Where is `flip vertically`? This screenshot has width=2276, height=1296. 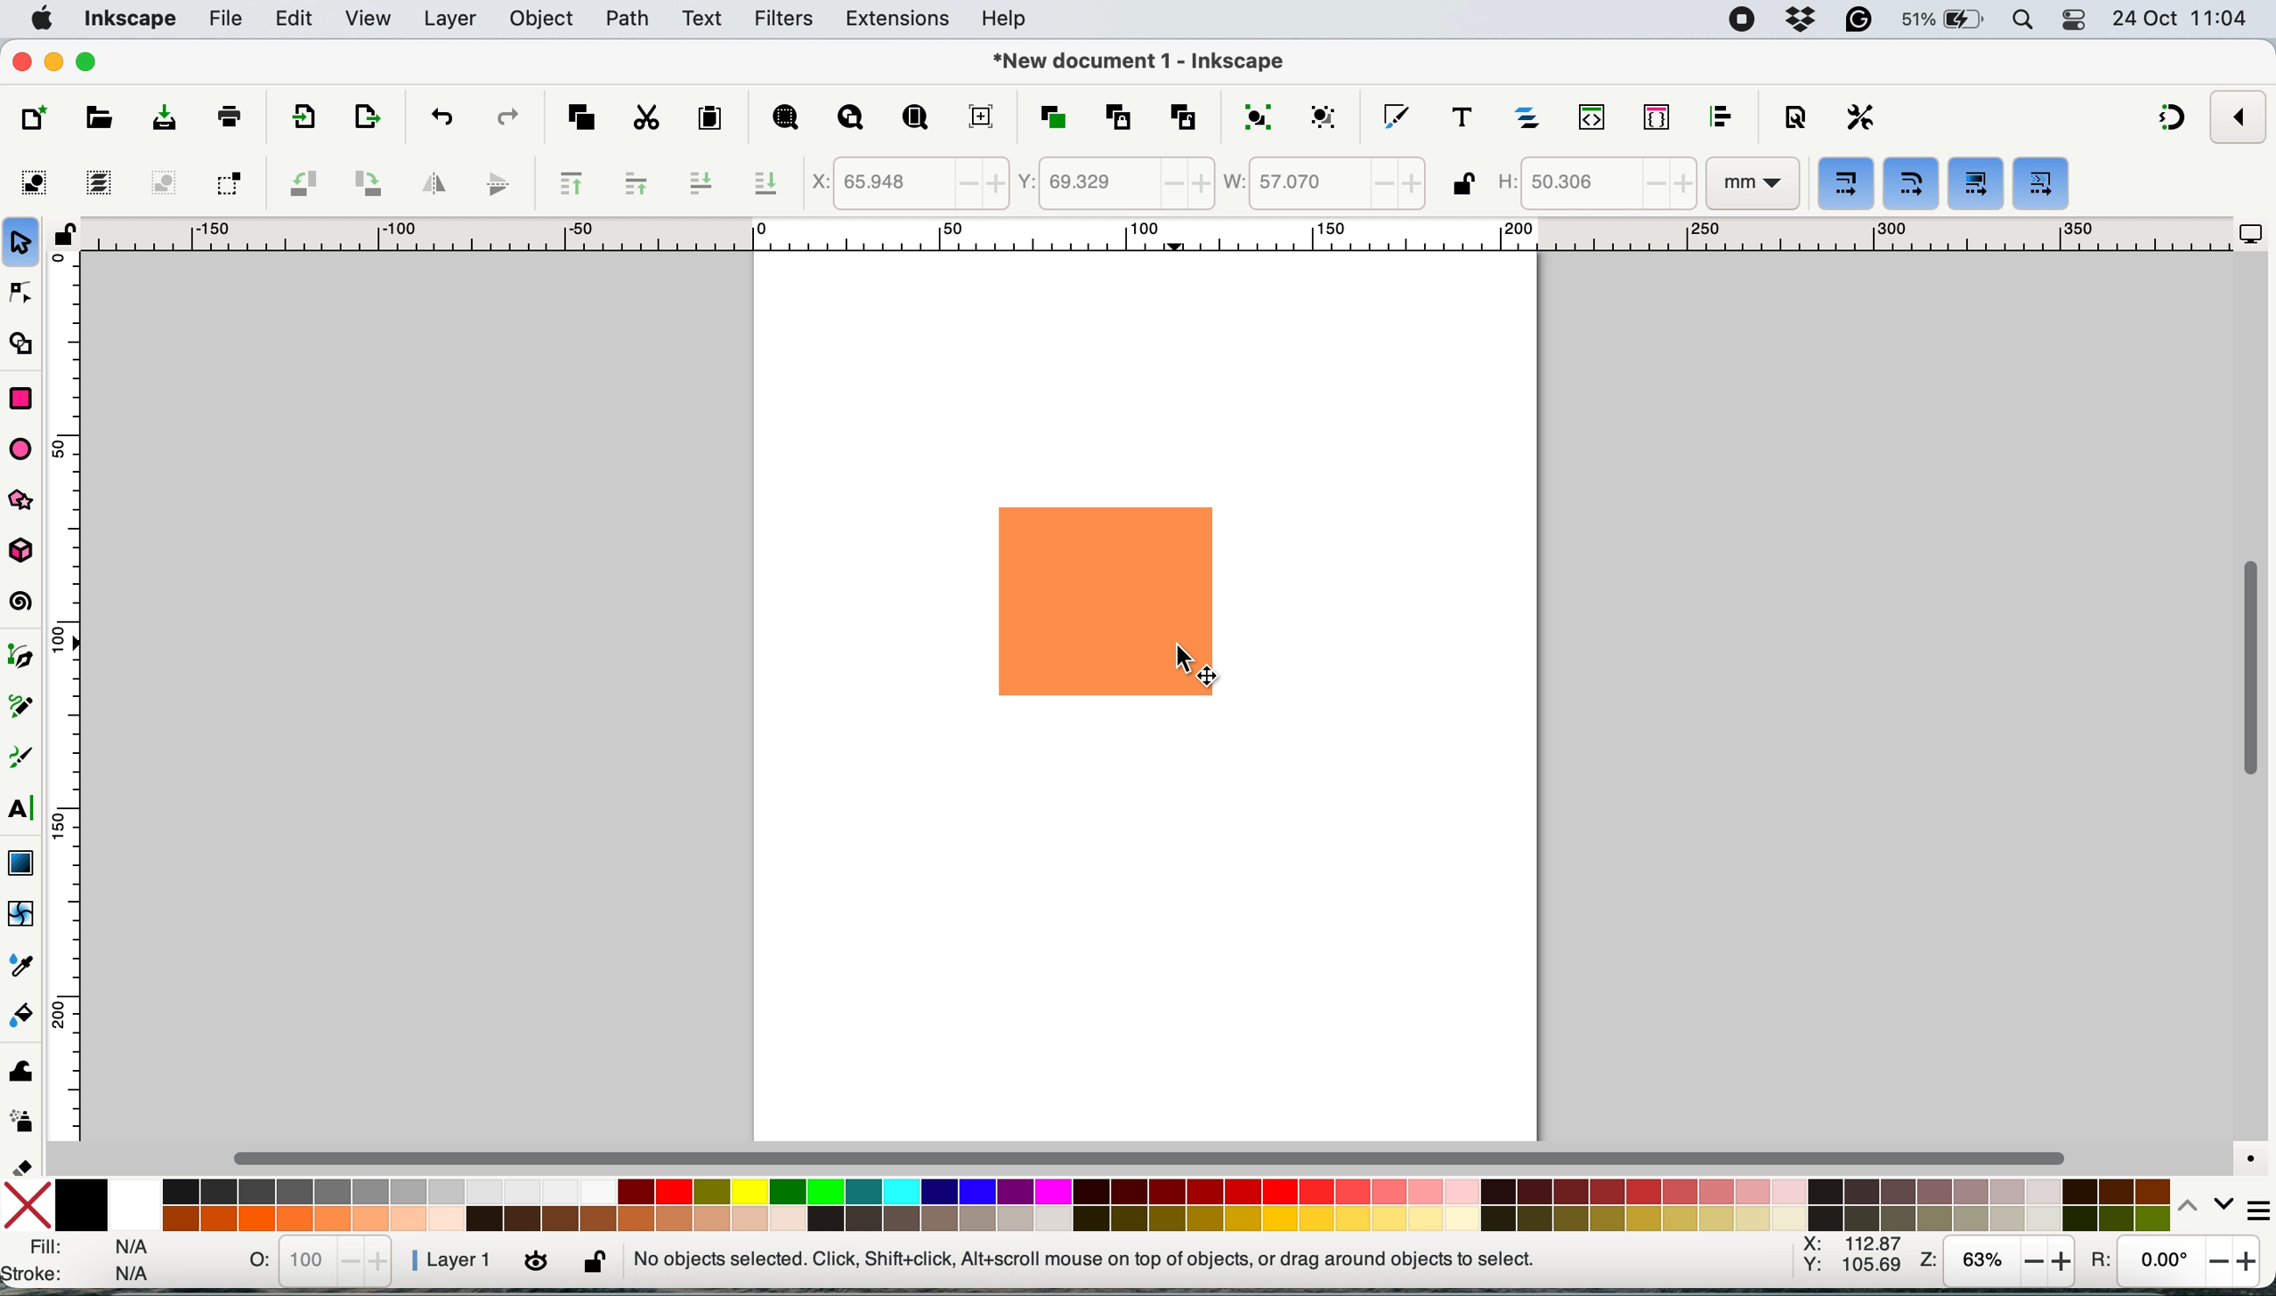 flip vertically is located at coordinates (491, 183).